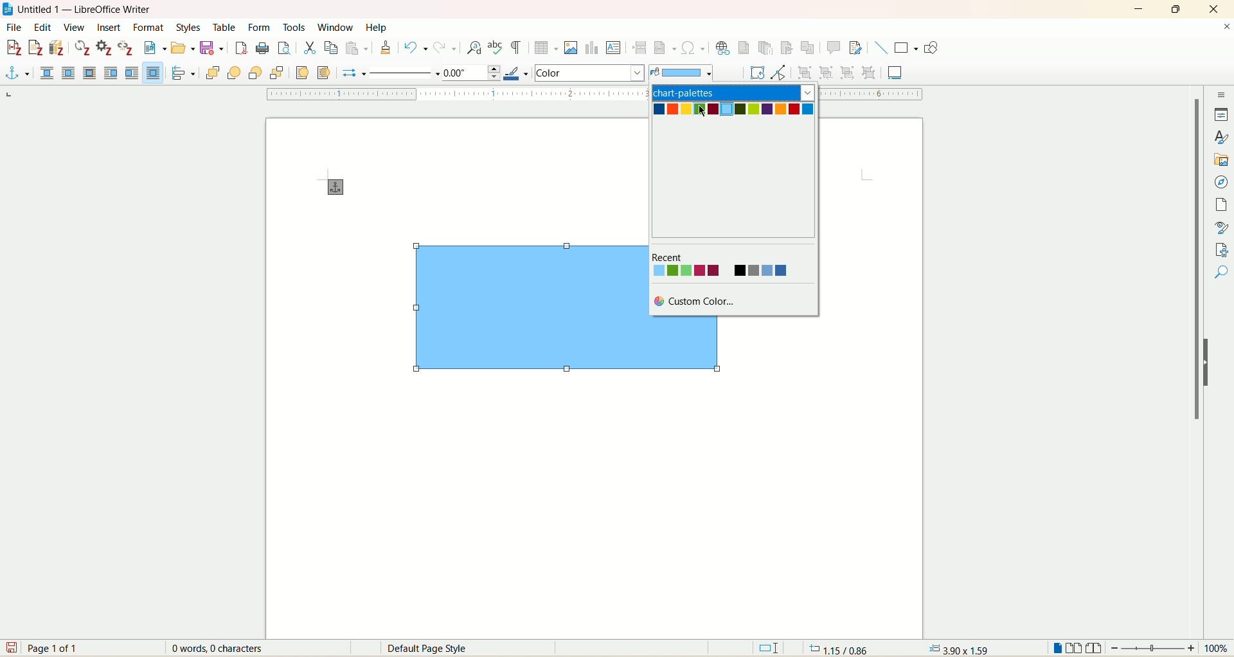 The height and width of the screenshot is (657, 1234). Describe the element at coordinates (1171, 649) in the screenshot. I see `zoom factor` at that location.